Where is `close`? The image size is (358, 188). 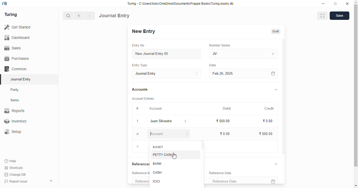 close is located at coordinates (347, 3).